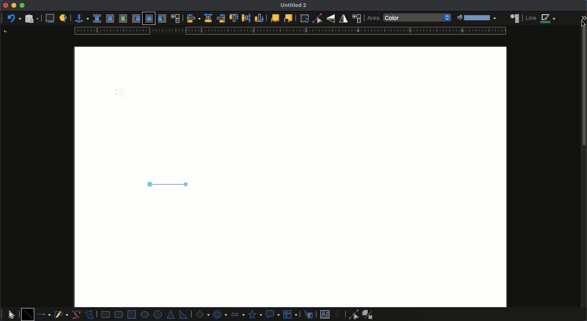 The image size is (587, 321). I want to click on polygon, so click(90, 314).